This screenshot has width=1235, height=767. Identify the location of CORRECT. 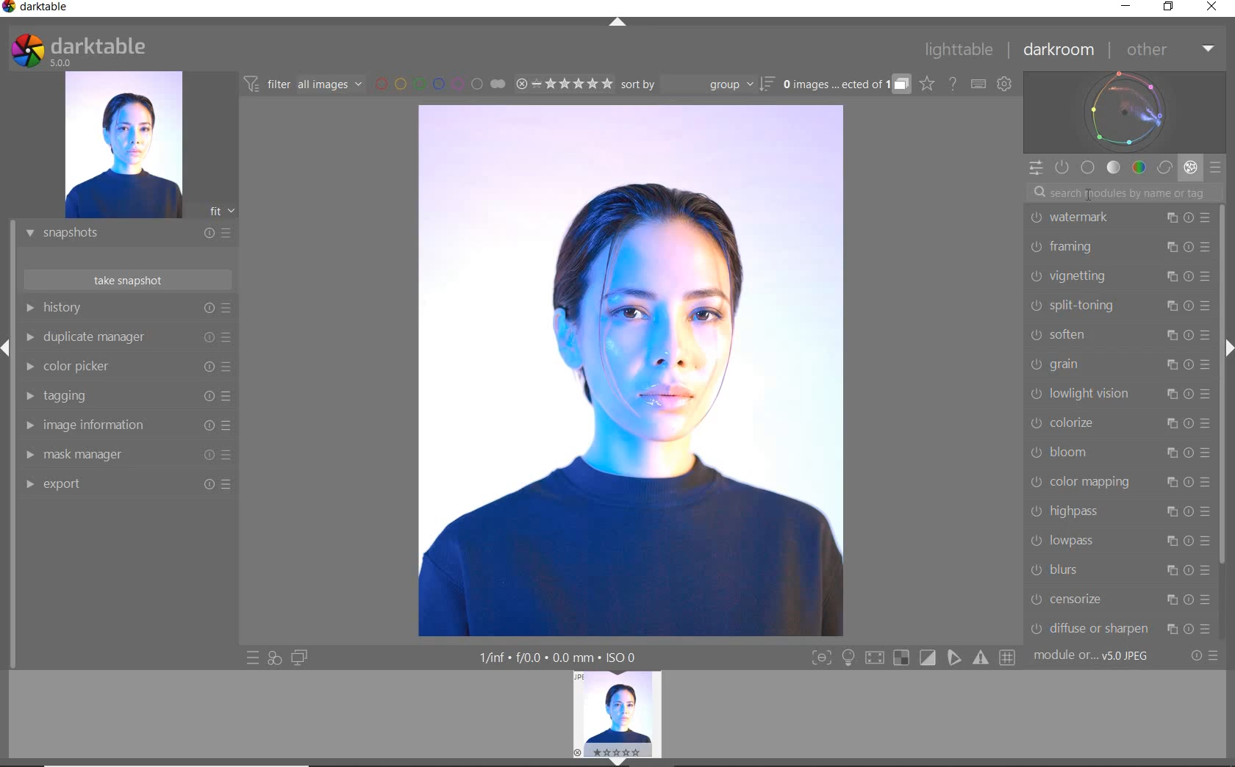
(1166, 169).